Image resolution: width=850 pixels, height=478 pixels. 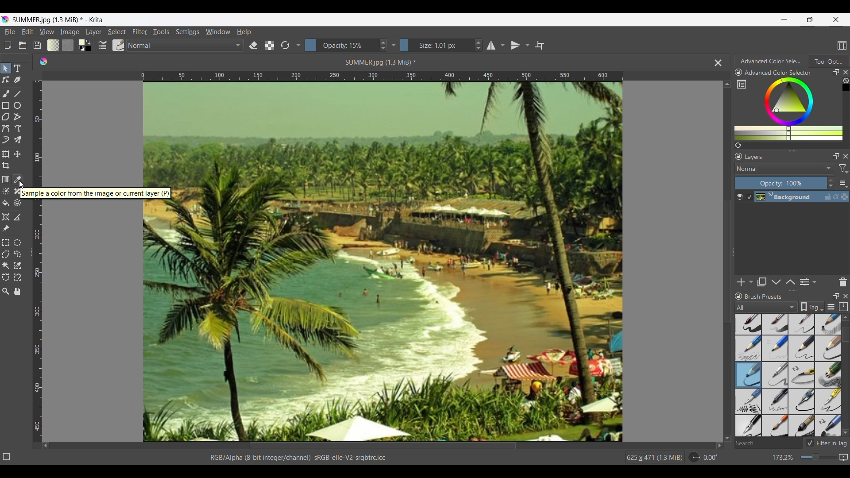 I want to click on Rotation dial, so click(x=694, y=458).